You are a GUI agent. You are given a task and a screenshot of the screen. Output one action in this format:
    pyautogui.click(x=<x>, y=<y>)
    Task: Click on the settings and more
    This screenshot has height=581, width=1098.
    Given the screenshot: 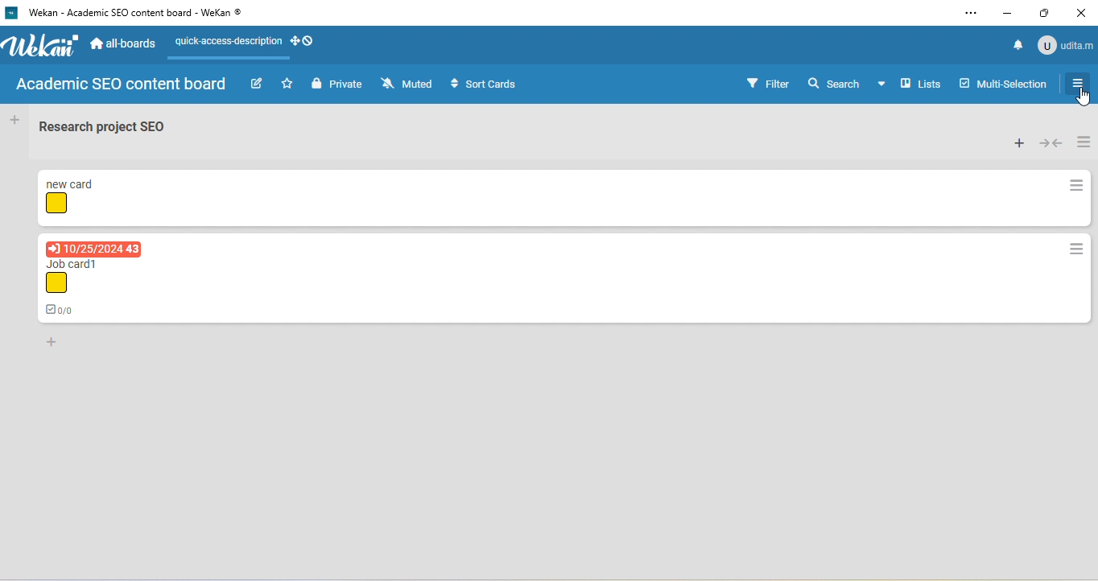 What is the action you would take?
    pyautogui.click(x=969, y=14)
    